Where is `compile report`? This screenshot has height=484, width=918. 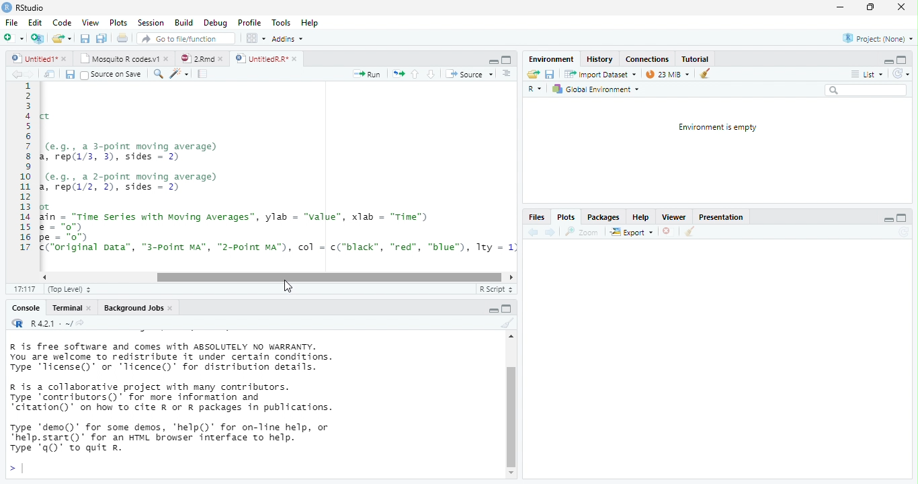 compile report is located at coordinates (204, 73).